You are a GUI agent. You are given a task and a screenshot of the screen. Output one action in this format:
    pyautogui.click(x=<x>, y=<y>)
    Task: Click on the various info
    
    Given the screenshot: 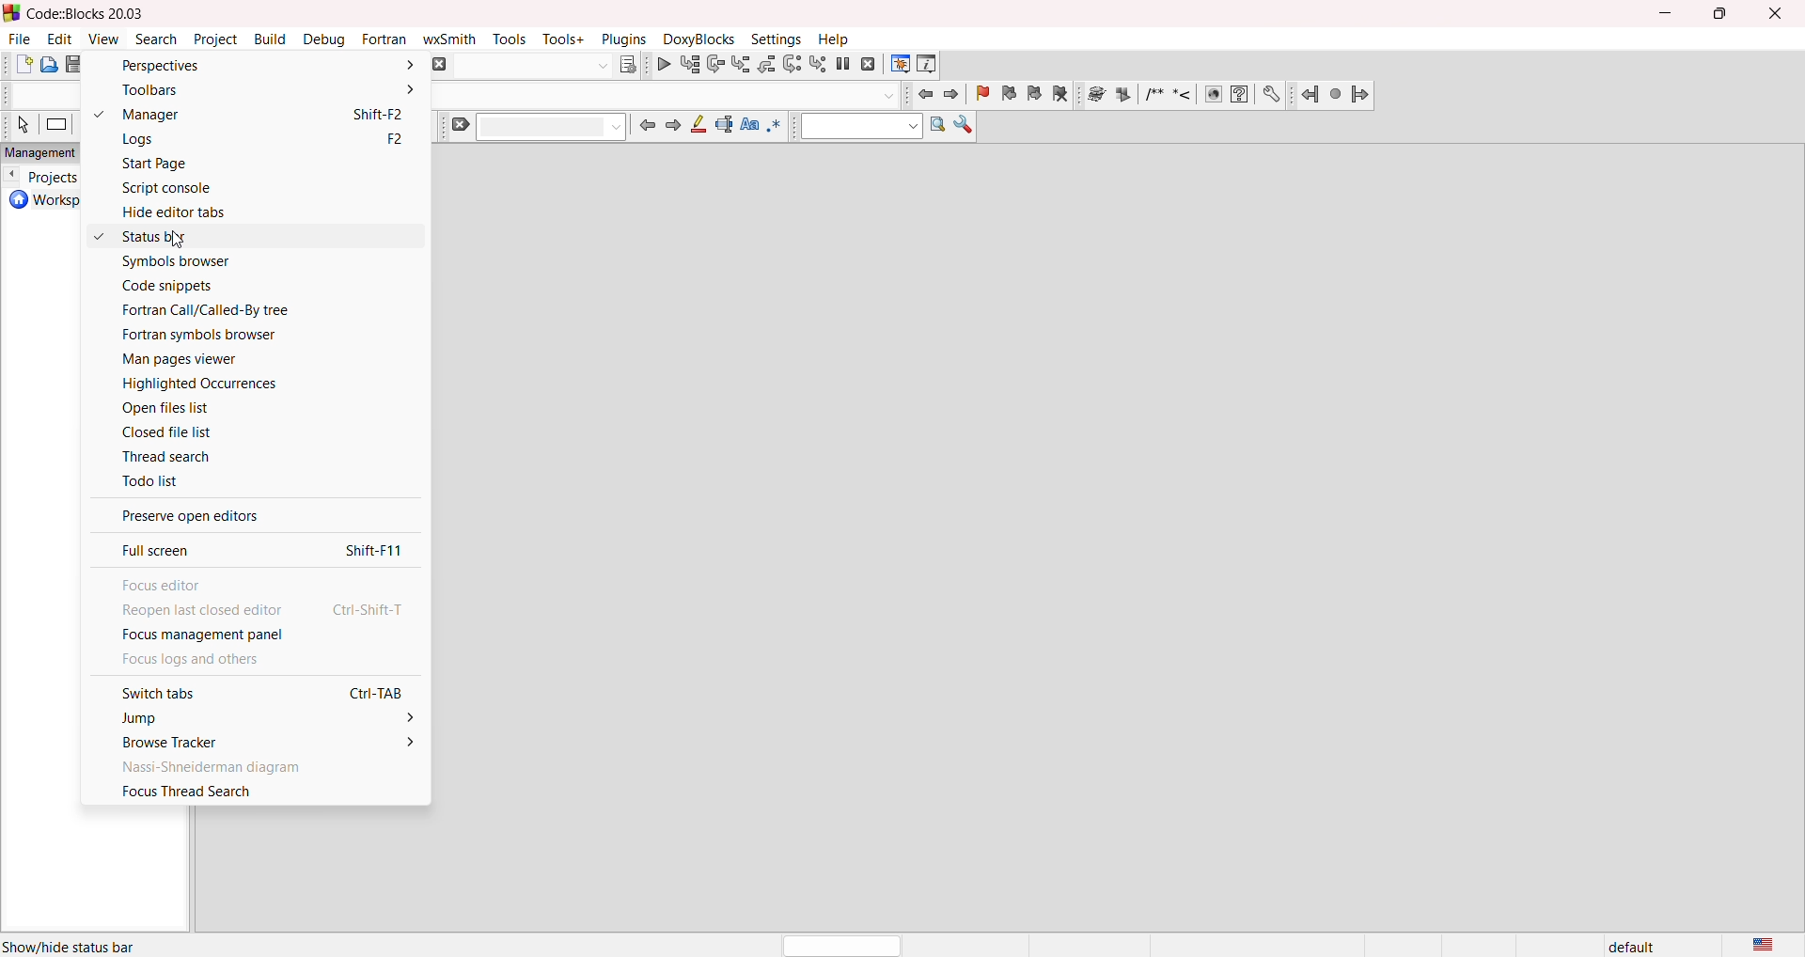 What is the action you would take?
    pyautogui.click(x=926, y=64)
    